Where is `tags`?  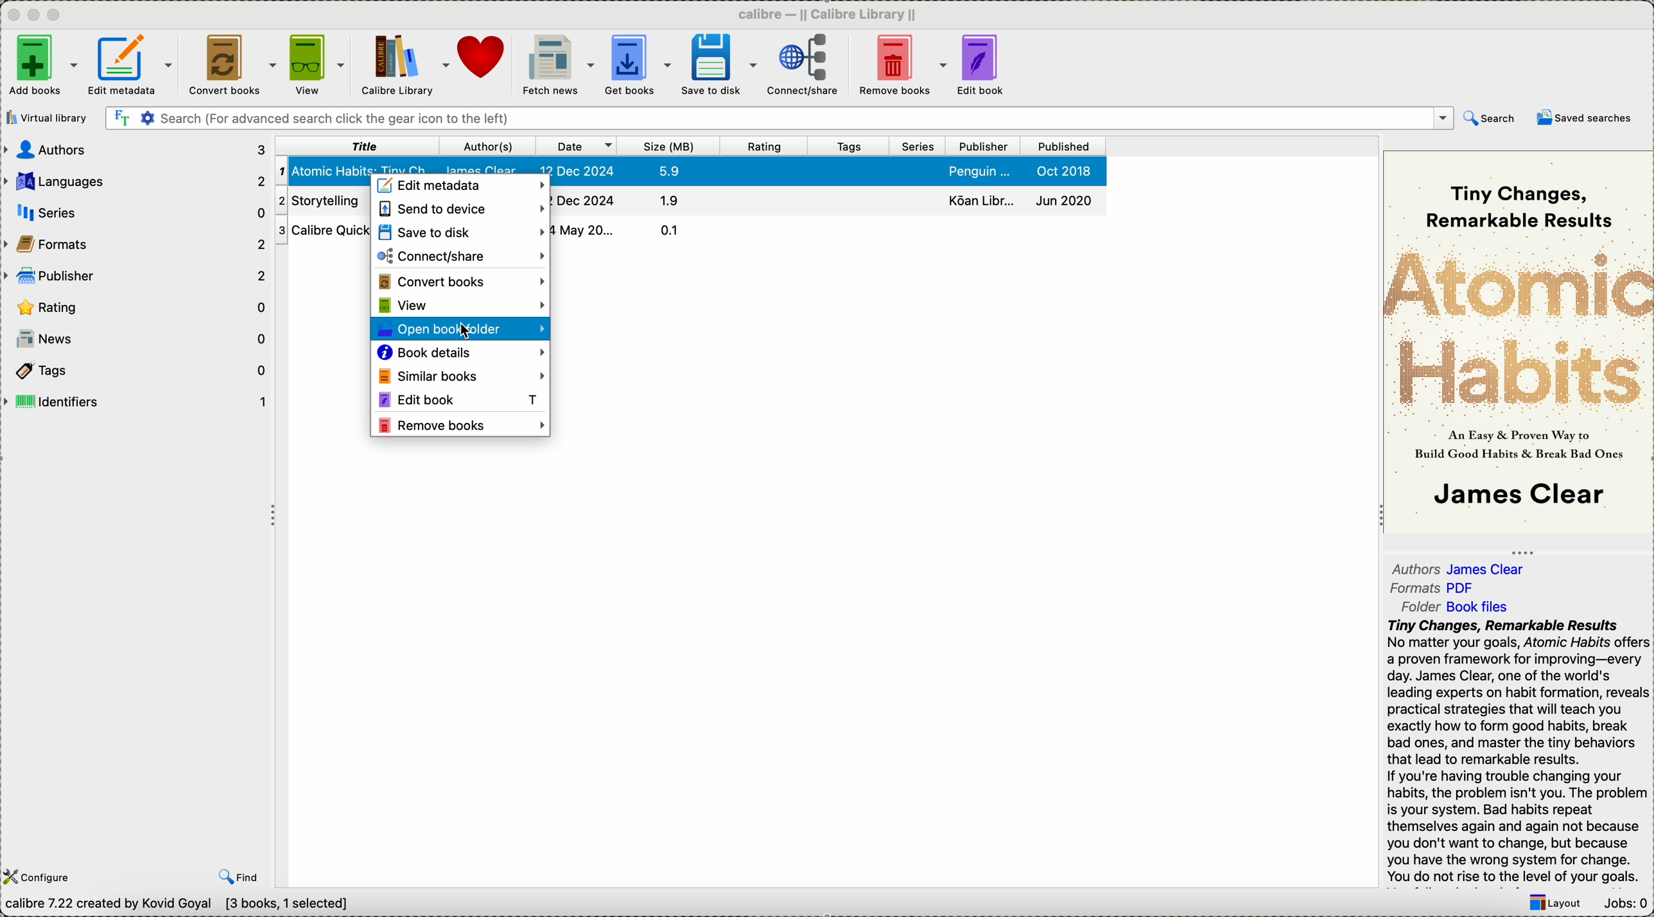
tags is located at coordinates (134, 369).